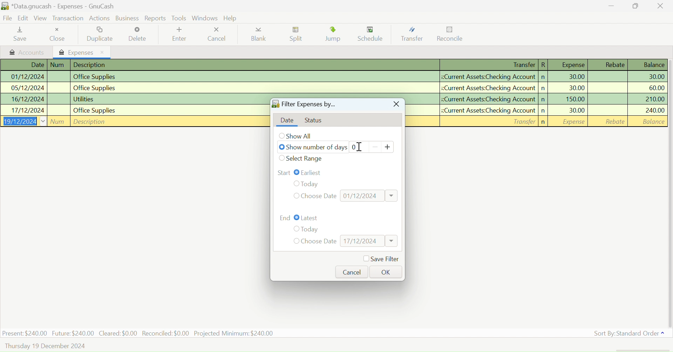 This screenshot has width=673, height=352. Describe the element at coordinates (178, 35) in the screenshot. I see `Enter` at that location.